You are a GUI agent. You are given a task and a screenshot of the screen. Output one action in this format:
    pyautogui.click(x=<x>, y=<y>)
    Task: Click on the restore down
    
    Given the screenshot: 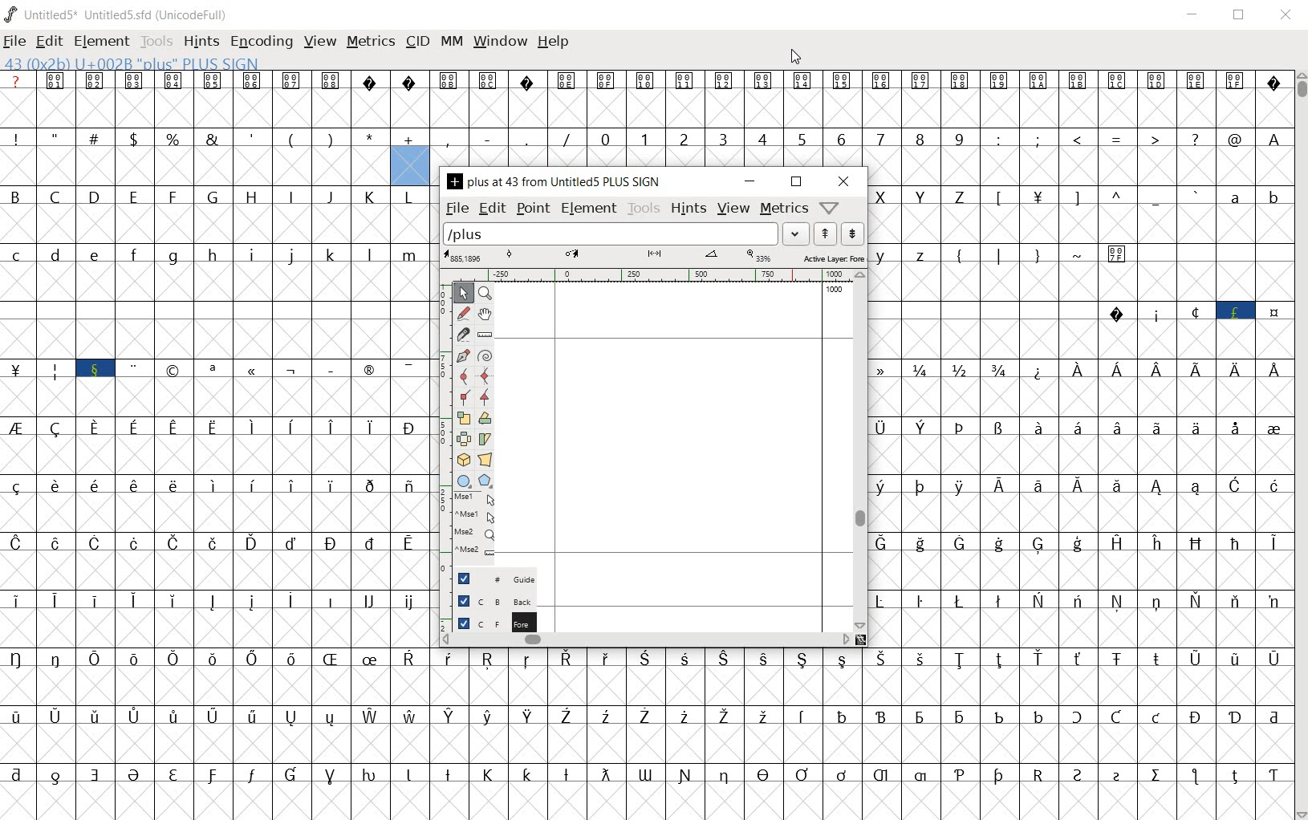 What is the action you would take?
    pyautogui.click(x=1241, y=15)
    